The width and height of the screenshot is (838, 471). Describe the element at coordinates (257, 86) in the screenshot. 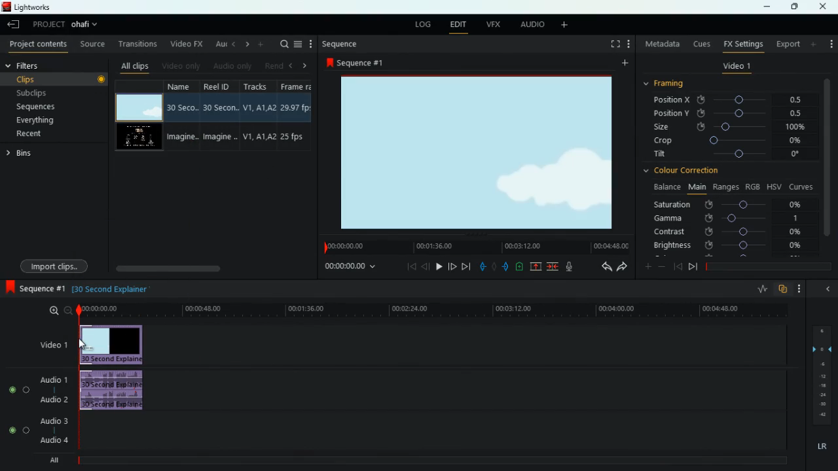

I see `tracks` at that location.